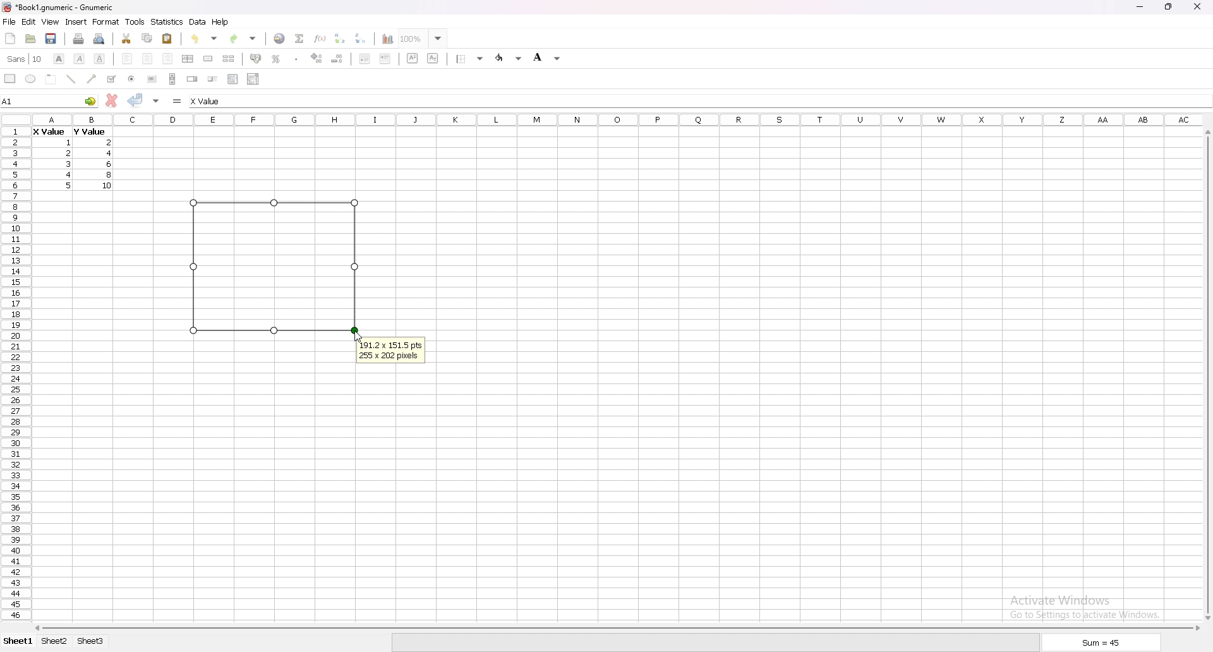 This screenshot has height=652, width=1213. What do you see at coordinates (148, 58) in the screenshot?
I see `centre` at bounding box center [148, 58].